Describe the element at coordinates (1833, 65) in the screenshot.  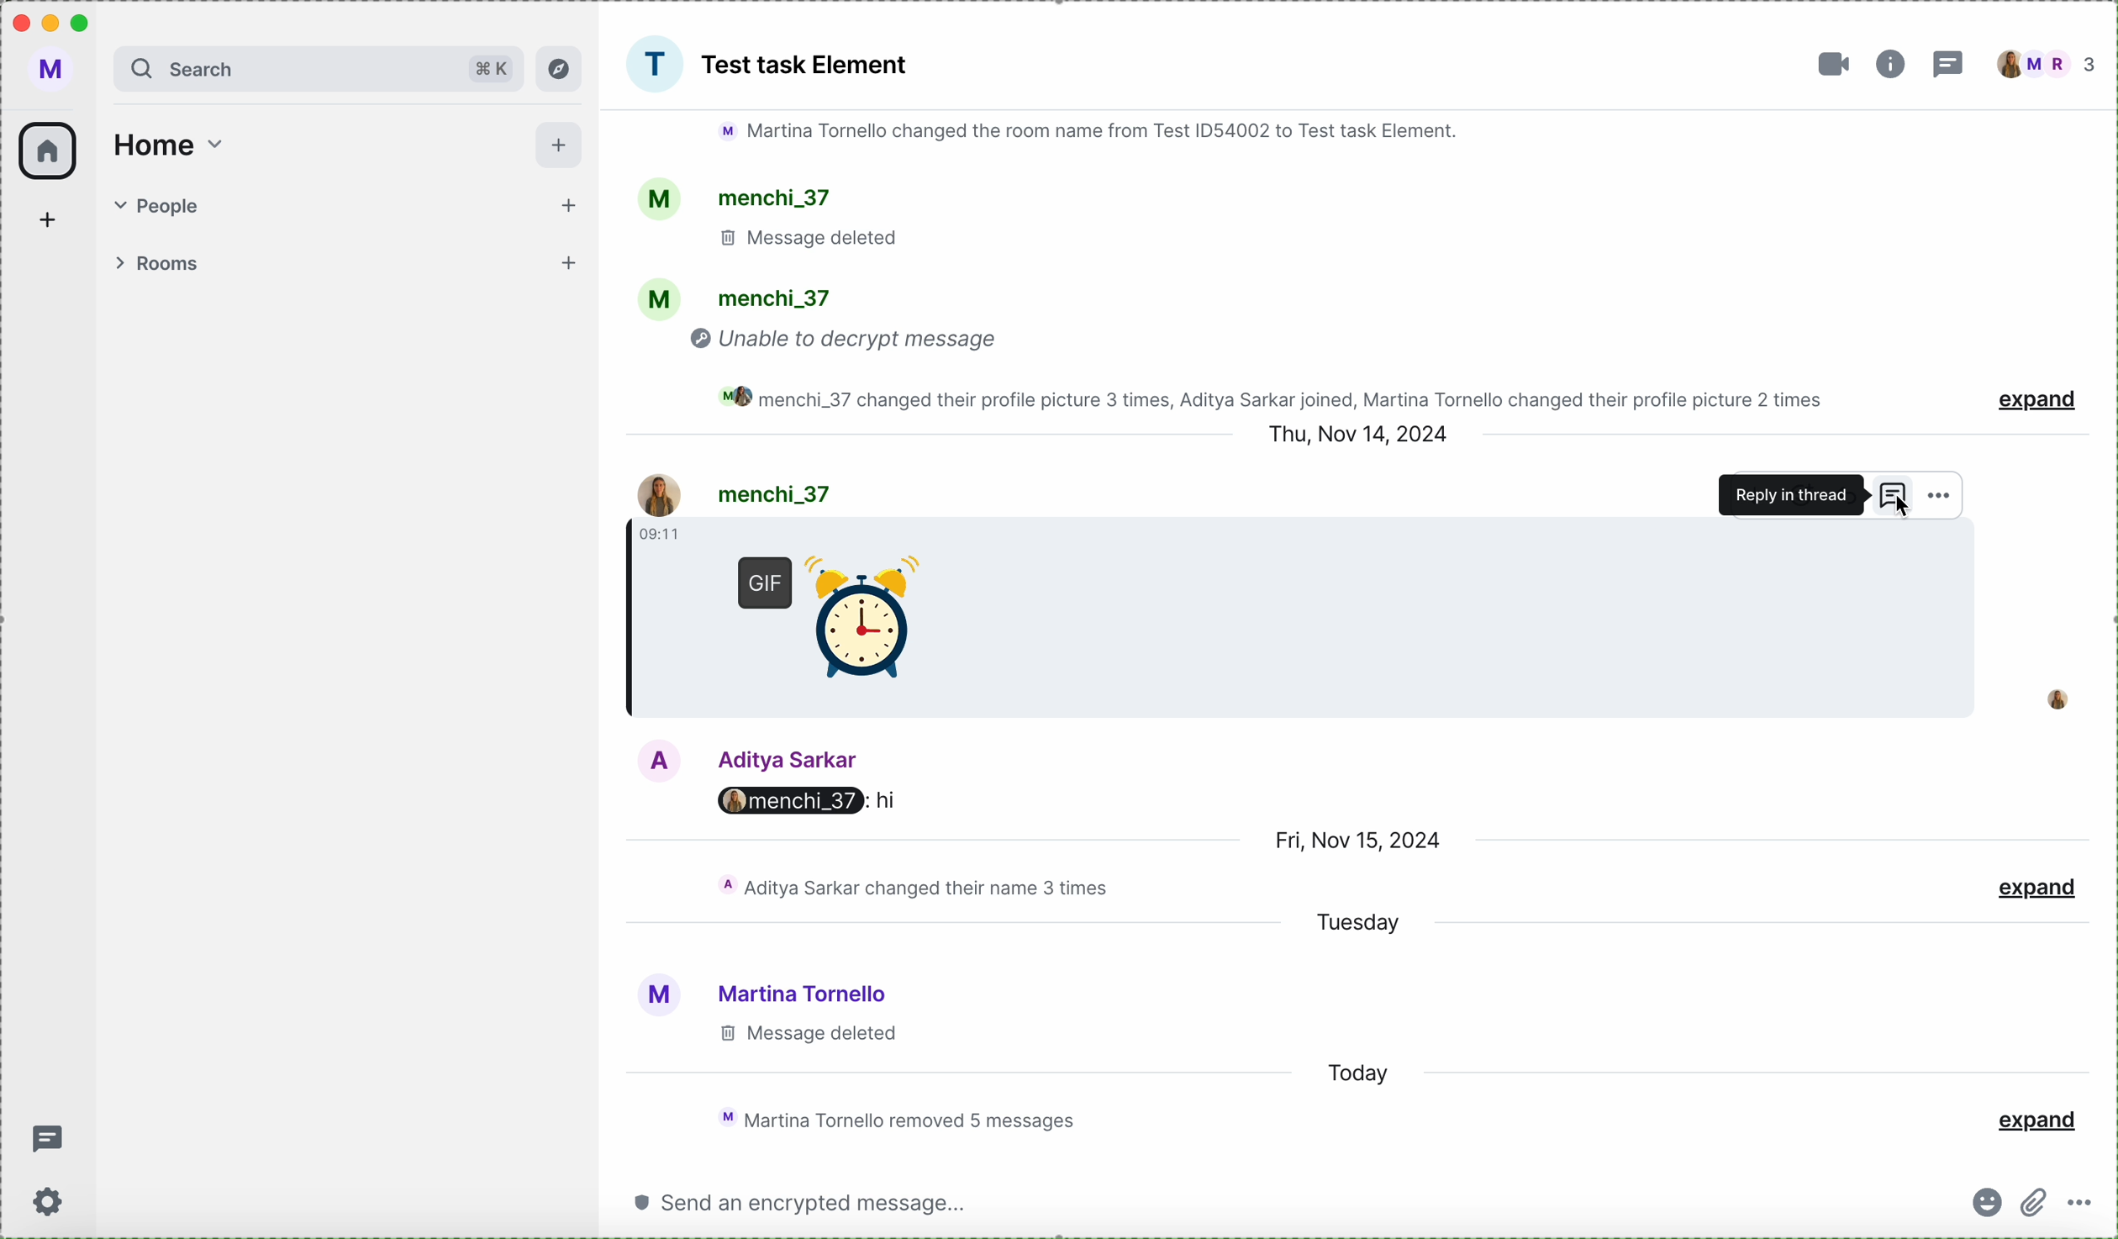
I see `video call` at that location.